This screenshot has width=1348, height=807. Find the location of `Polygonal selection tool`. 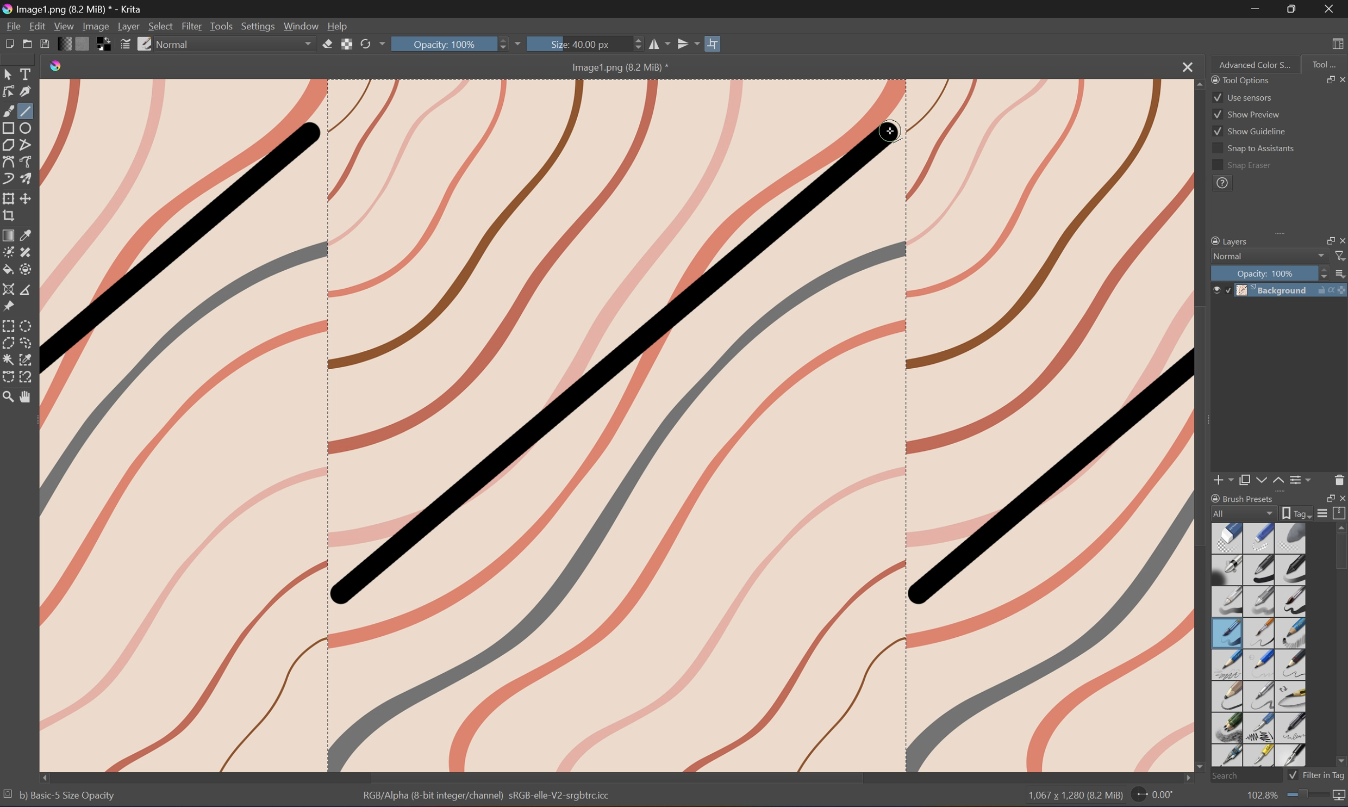

Polygonal selection tool is located at coordinates (9, 343).